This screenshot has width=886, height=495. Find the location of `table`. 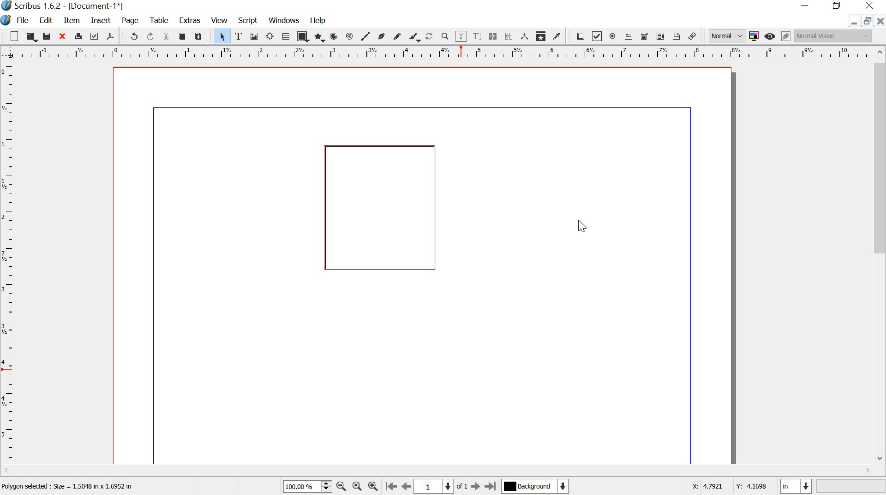

table is located at coordinates (160, 21).